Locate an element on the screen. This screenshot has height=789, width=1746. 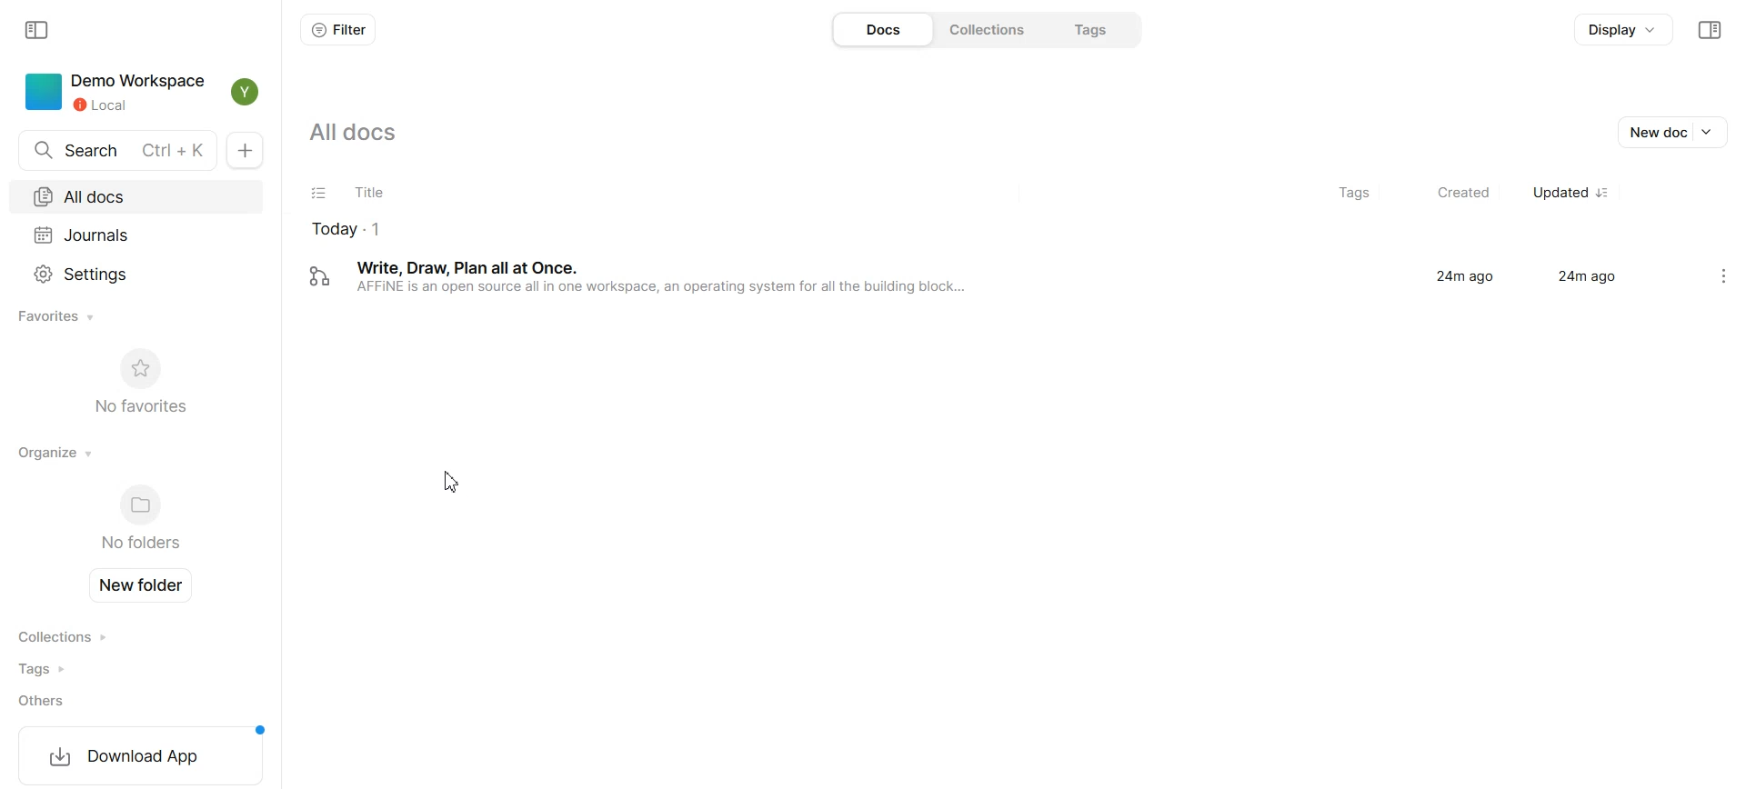
Created is located at coordinates (1454, 193).